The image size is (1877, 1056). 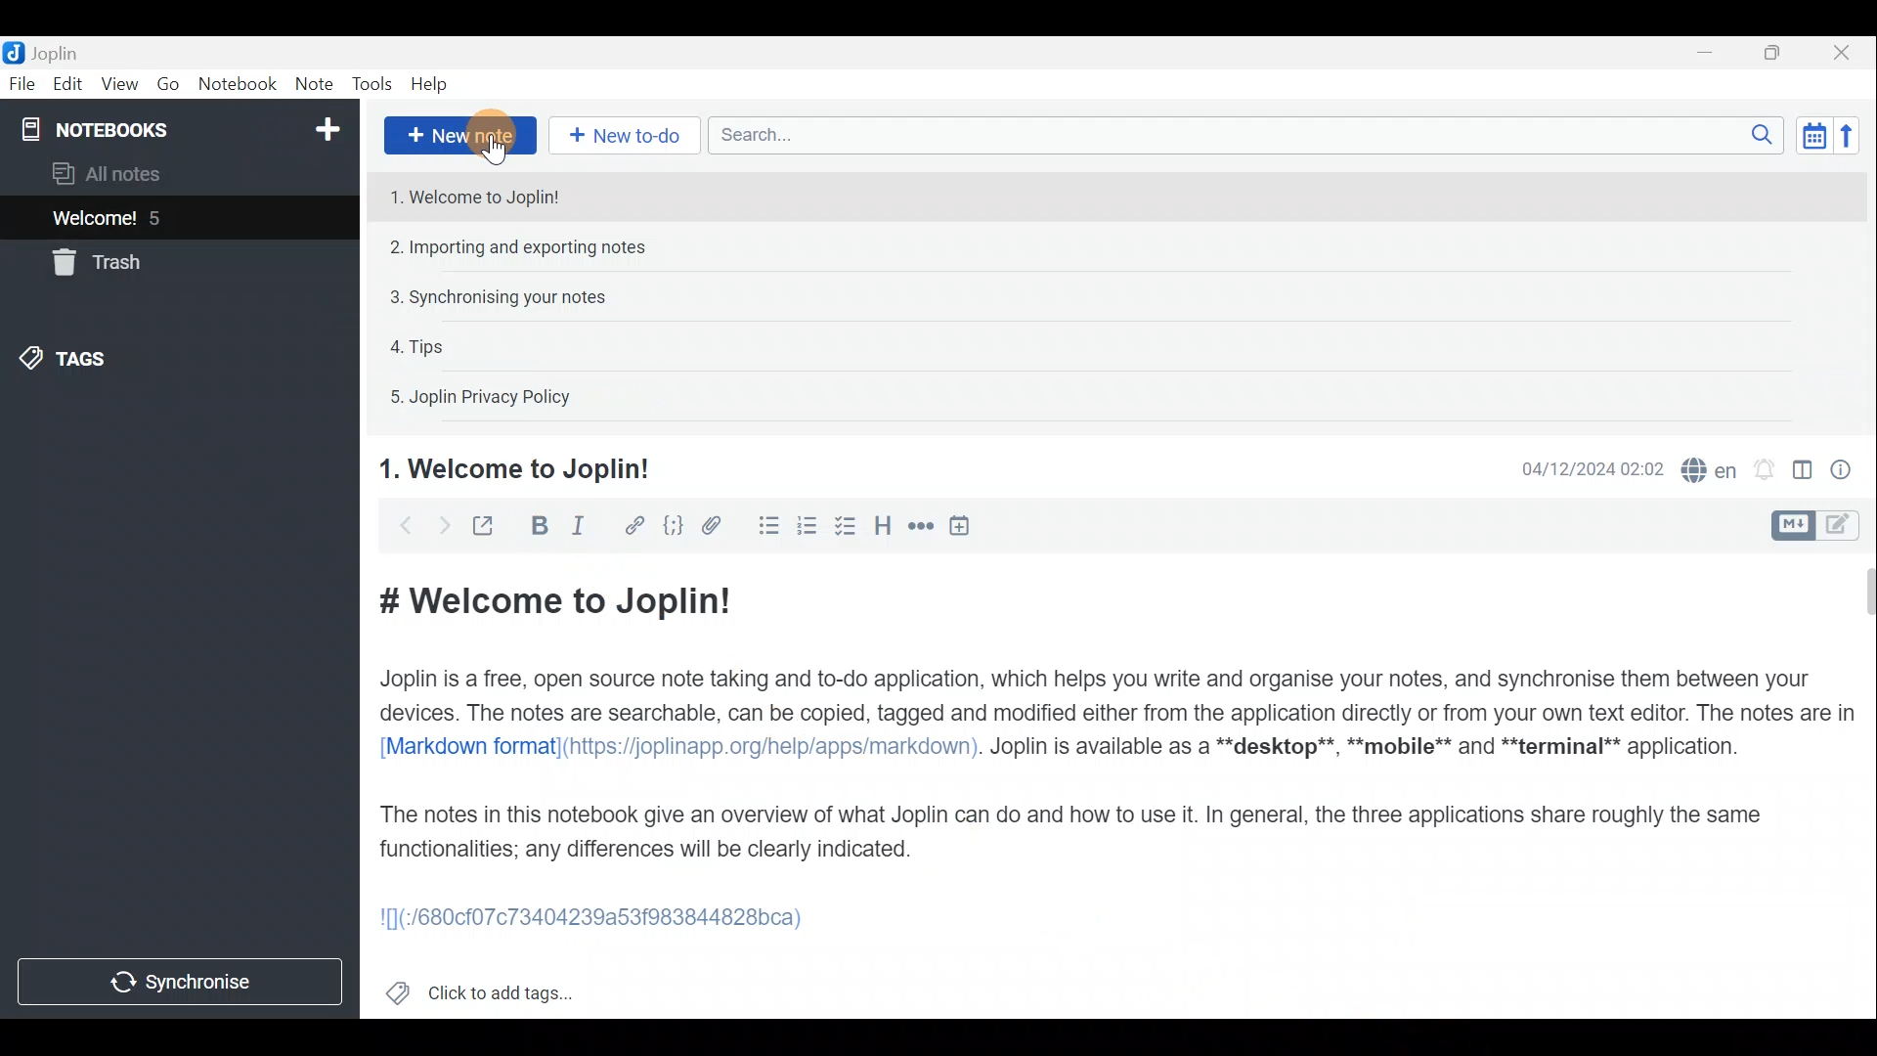 What do you see at coordinates (502, 296) in the screenshot?
I see `3. Synchronising your notes` at bounding box center [502, 296].